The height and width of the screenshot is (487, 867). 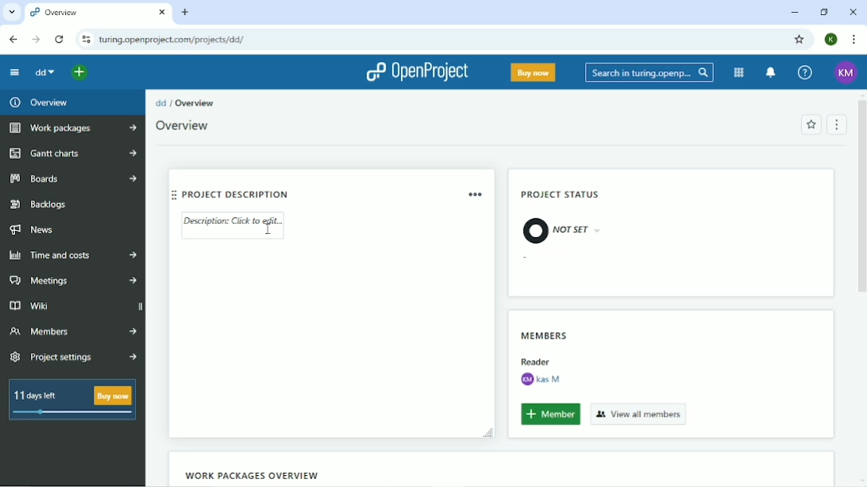 I want to click on overview, so click(x=98, y=13).